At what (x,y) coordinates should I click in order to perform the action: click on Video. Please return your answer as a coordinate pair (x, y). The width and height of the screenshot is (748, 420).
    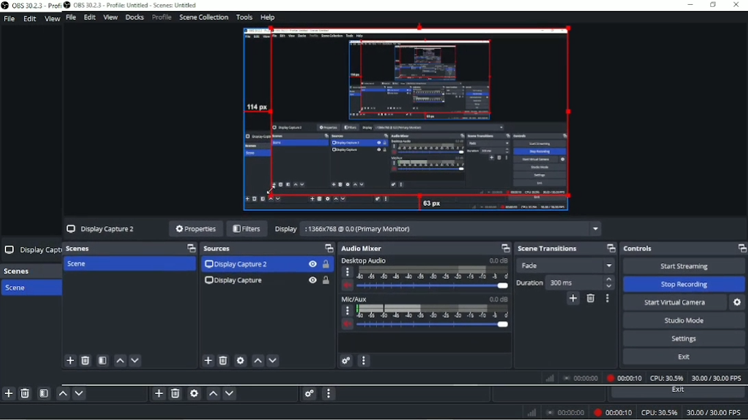
    Looking at the image, I should click on (403, 120).